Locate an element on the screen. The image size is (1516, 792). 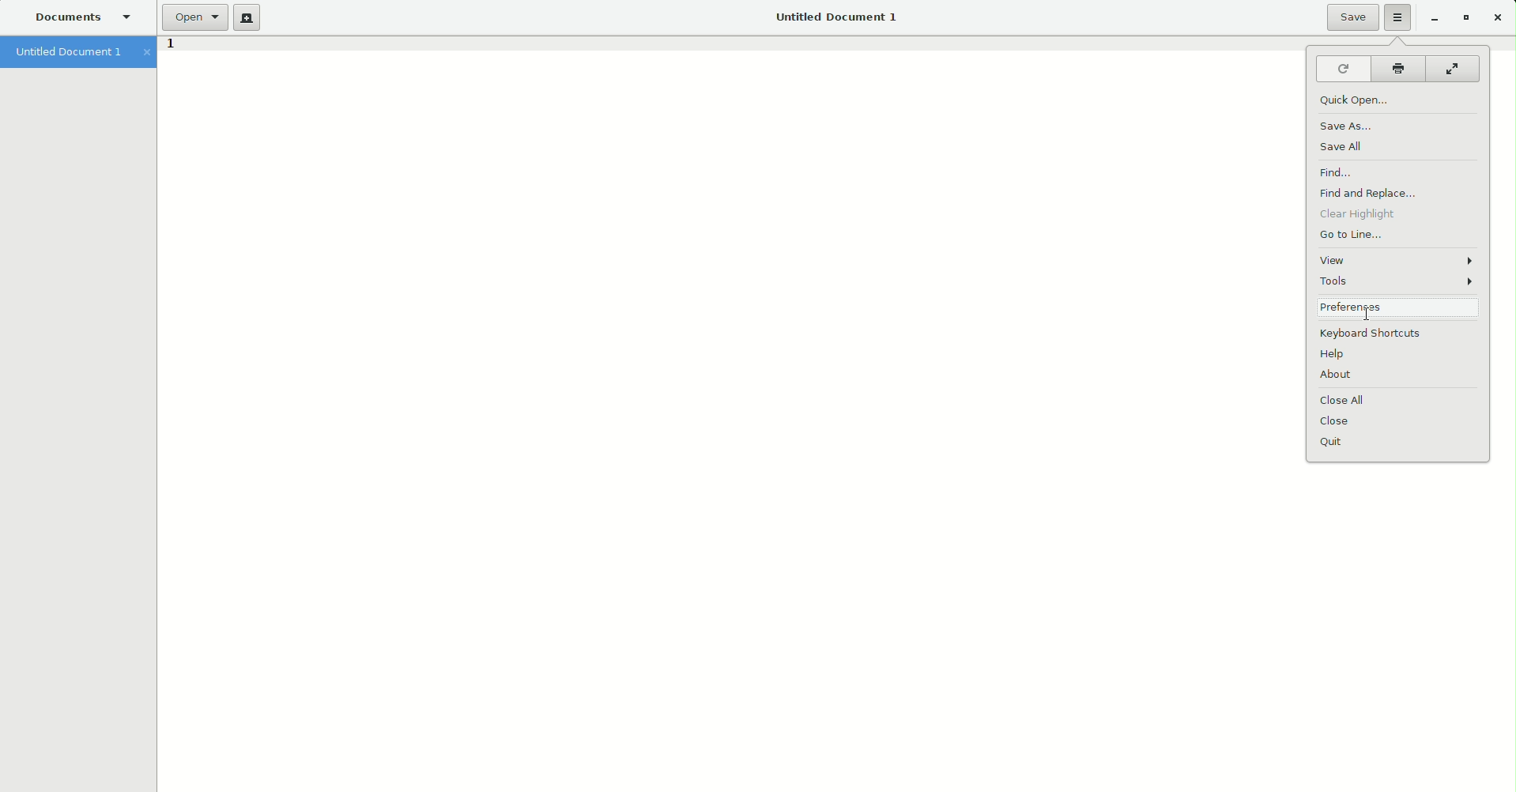
cursor is located at coordinates (1368, 315).